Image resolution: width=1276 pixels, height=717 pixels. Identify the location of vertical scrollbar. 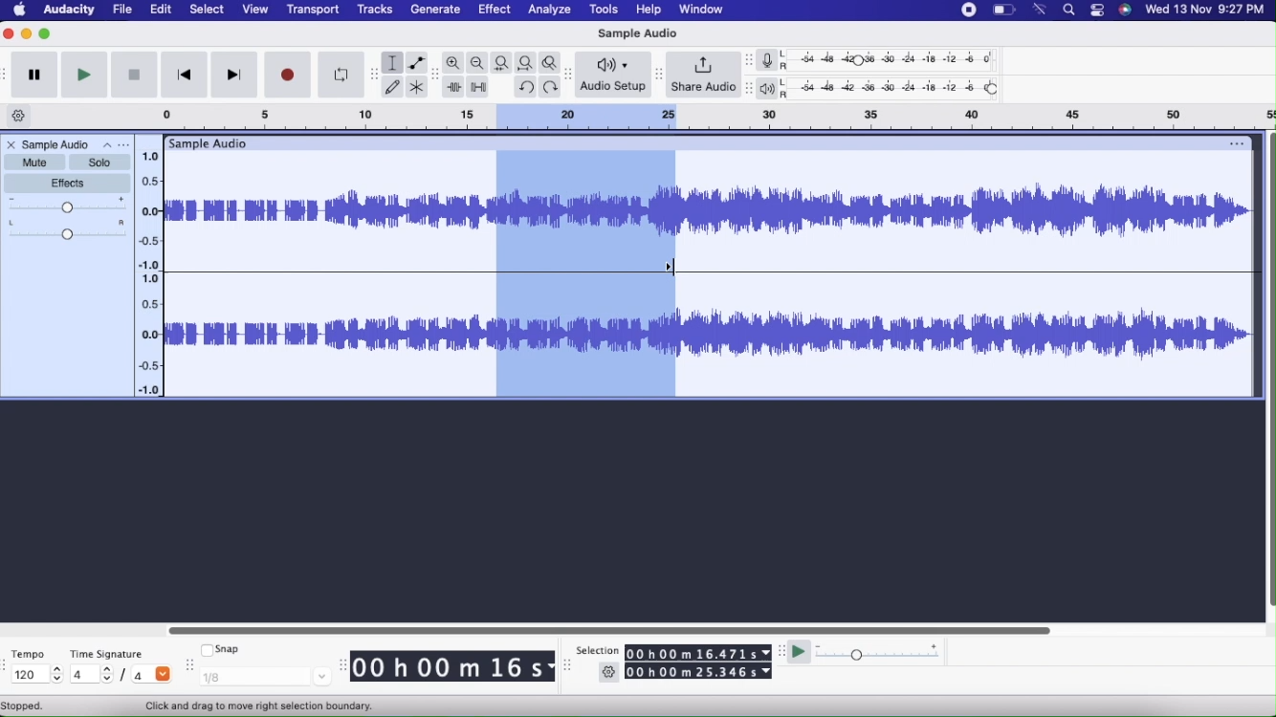
(1268, 372).